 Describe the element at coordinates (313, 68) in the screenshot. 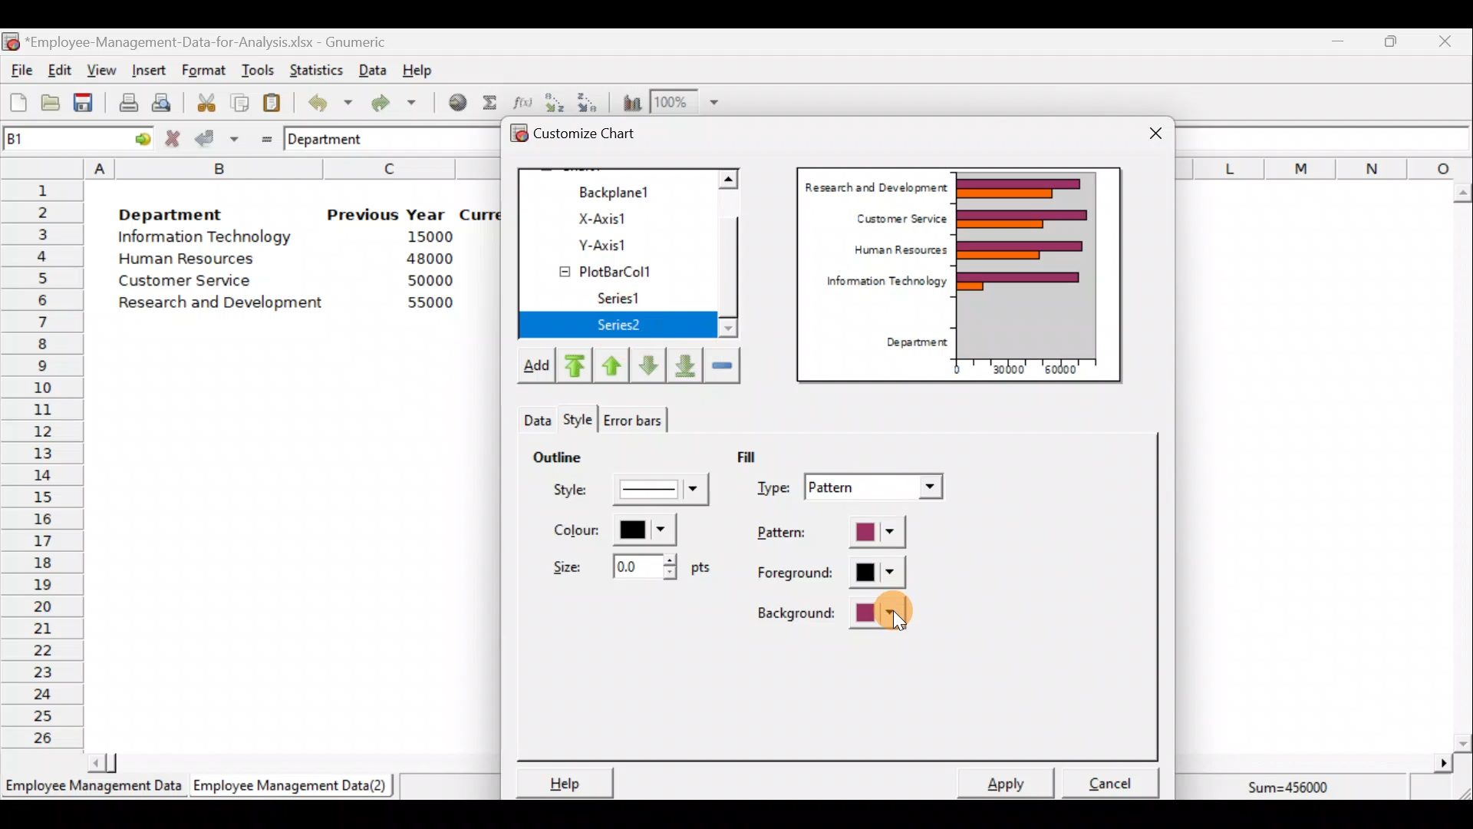

I see `Statistics` at that location.